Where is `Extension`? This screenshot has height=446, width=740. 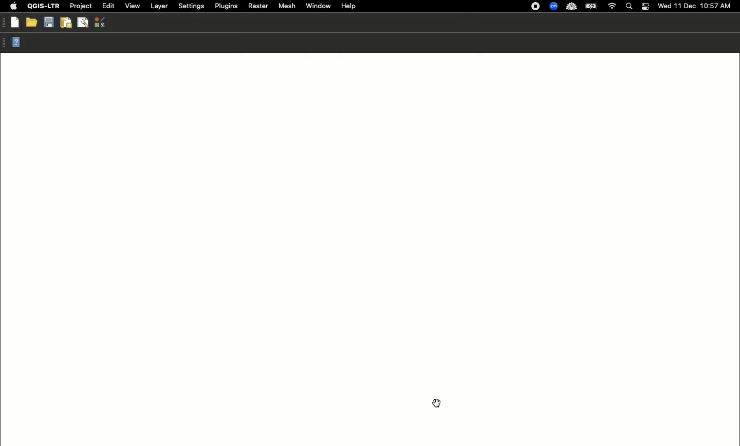
Extension is located at coordinates (572, 7).